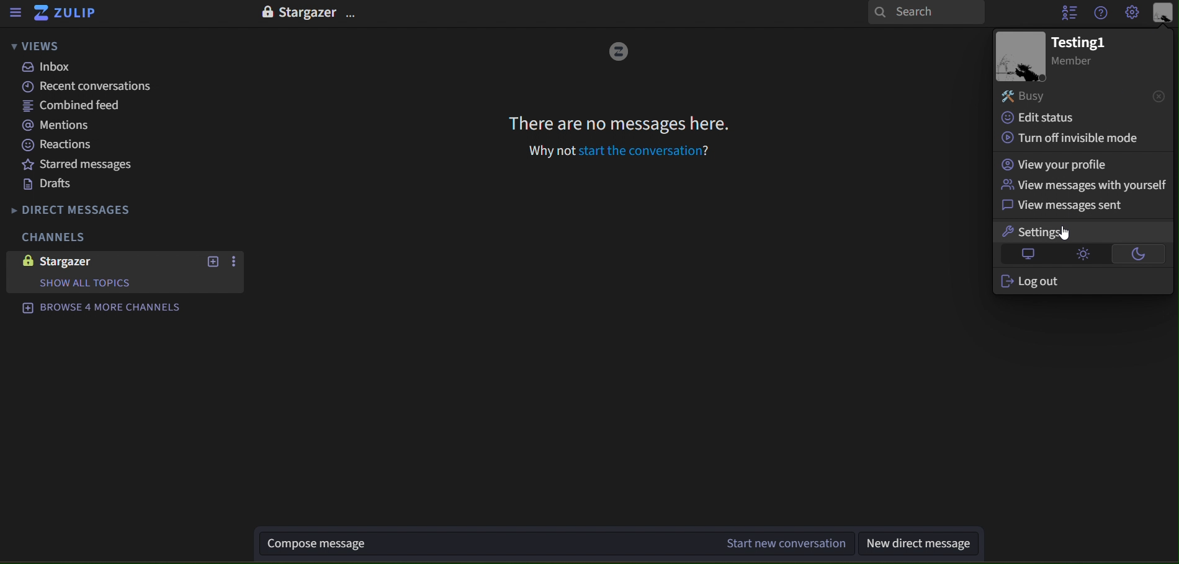 The width and height of the screenshot is (1179, 564). What do you see at coordinates (1078, 63) in the screenshot?
I see `Member` at bounding box center [1078, 63].